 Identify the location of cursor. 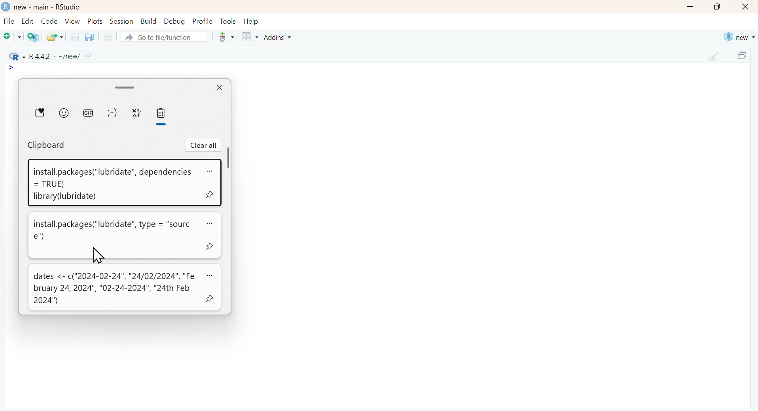
(97, 255).